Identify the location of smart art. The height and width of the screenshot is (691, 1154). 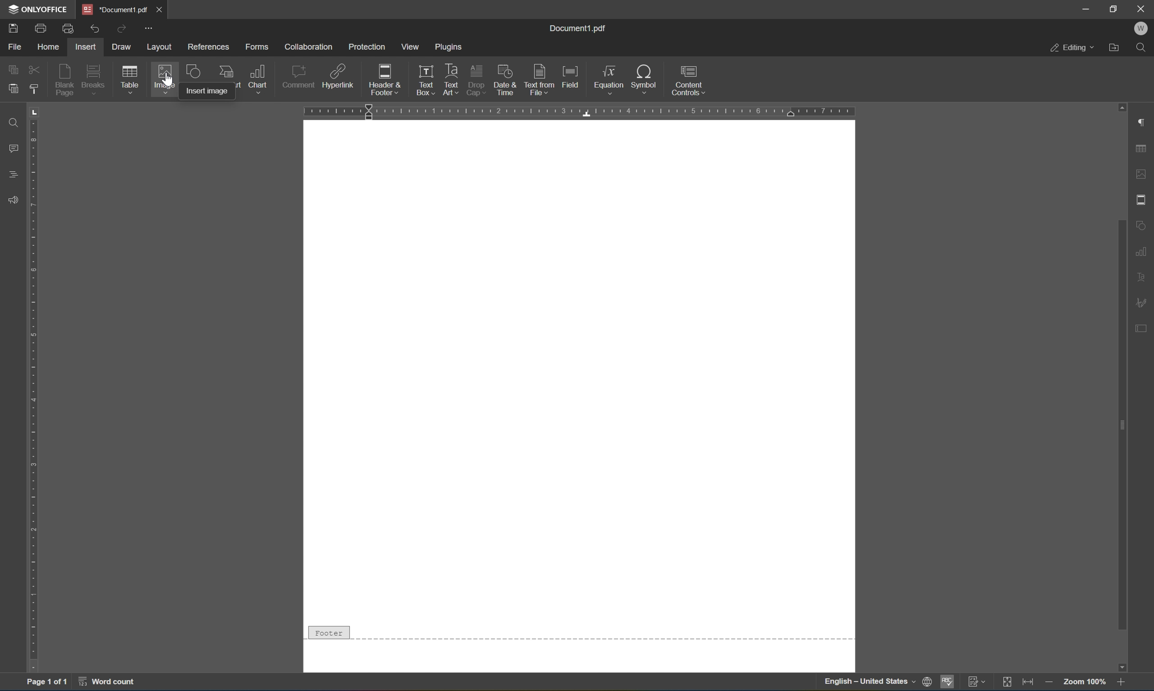
(225, 72).